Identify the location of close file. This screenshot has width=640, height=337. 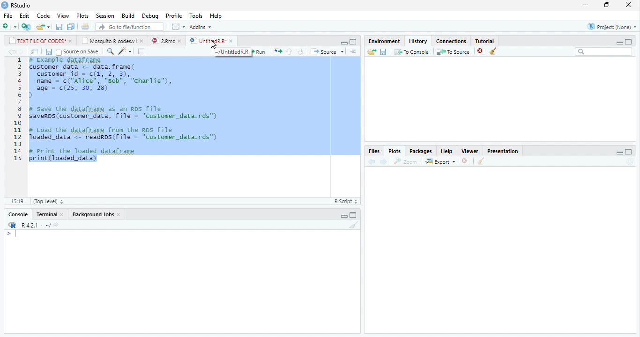
(482, 51).